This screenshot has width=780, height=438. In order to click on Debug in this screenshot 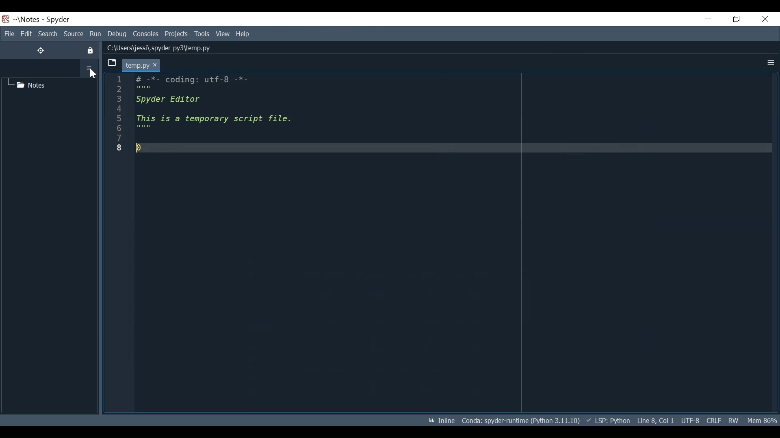, I will do `click(117, 34)`.